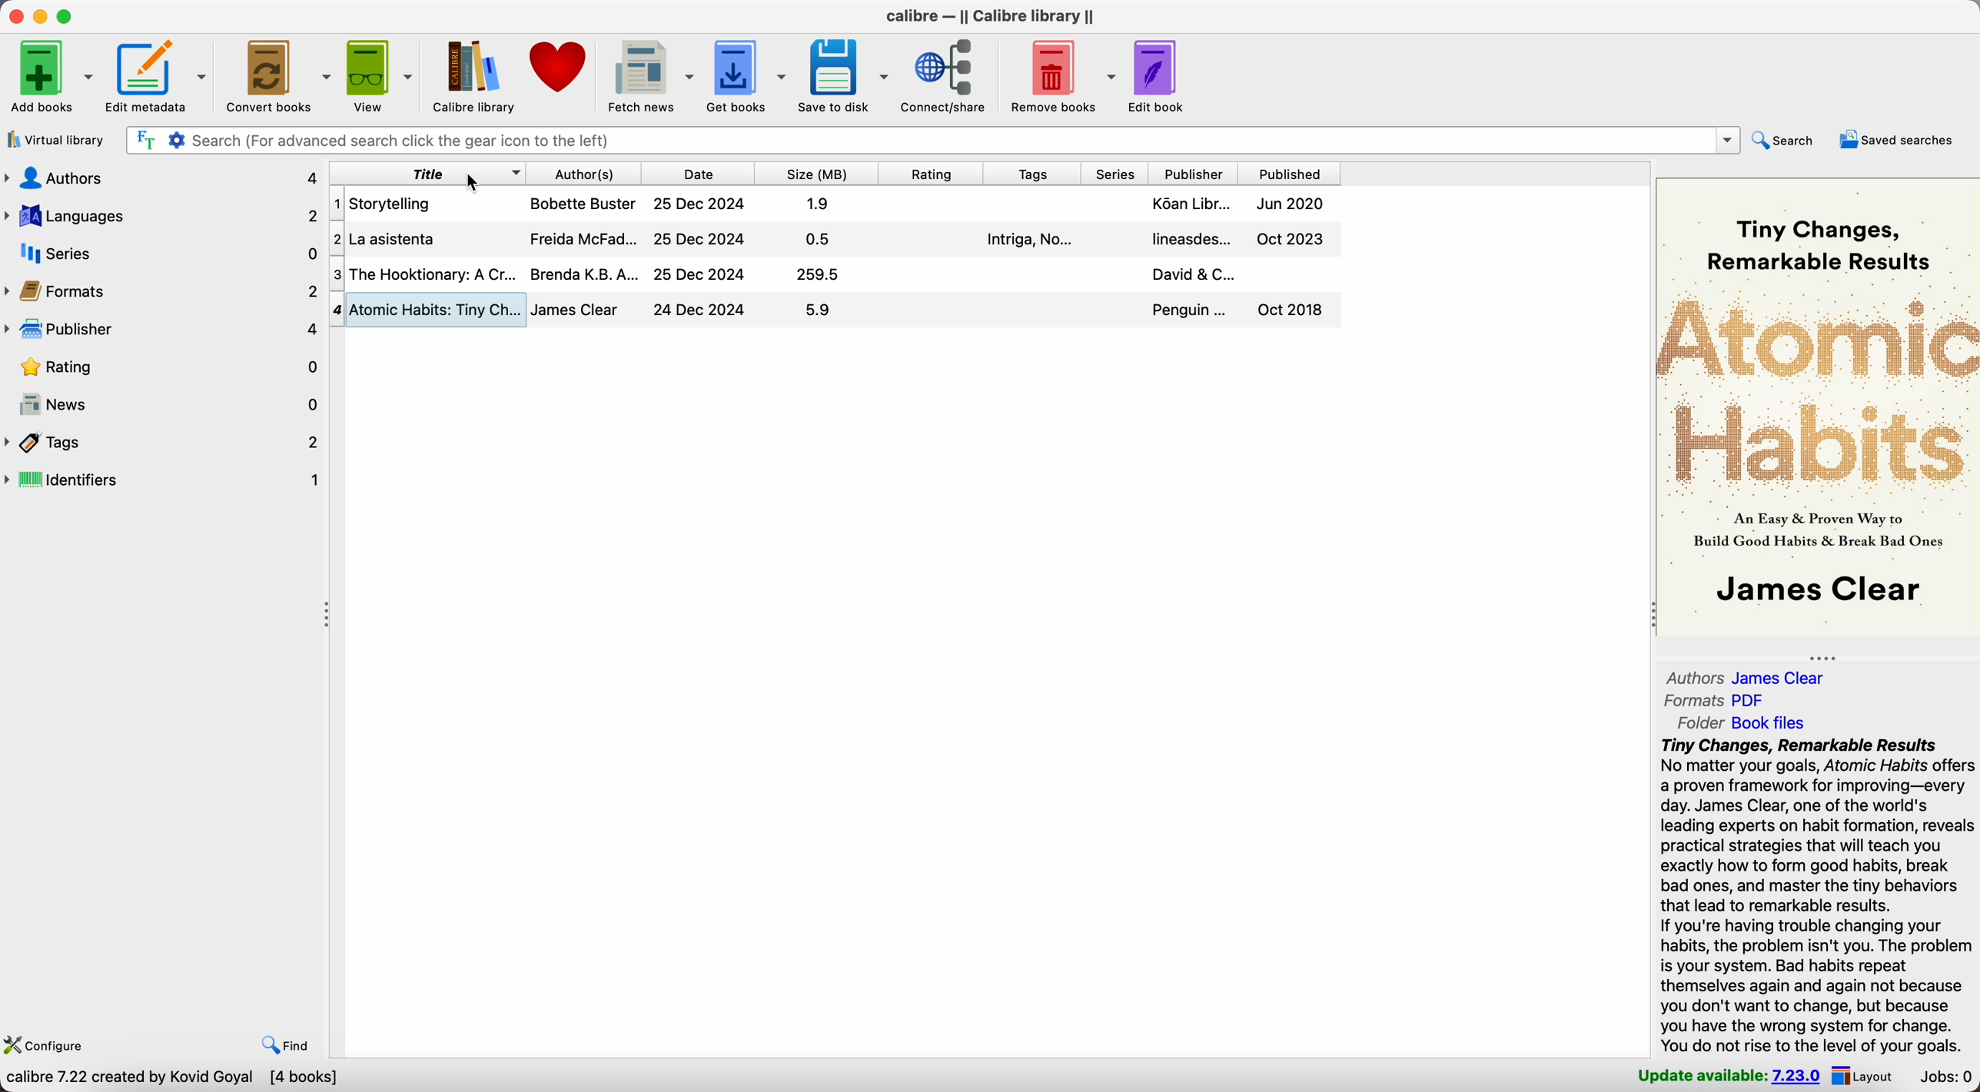 Image resolution: width=1980 pixels, height=1092 pixels. I want to click on 3, so click(337, 271).